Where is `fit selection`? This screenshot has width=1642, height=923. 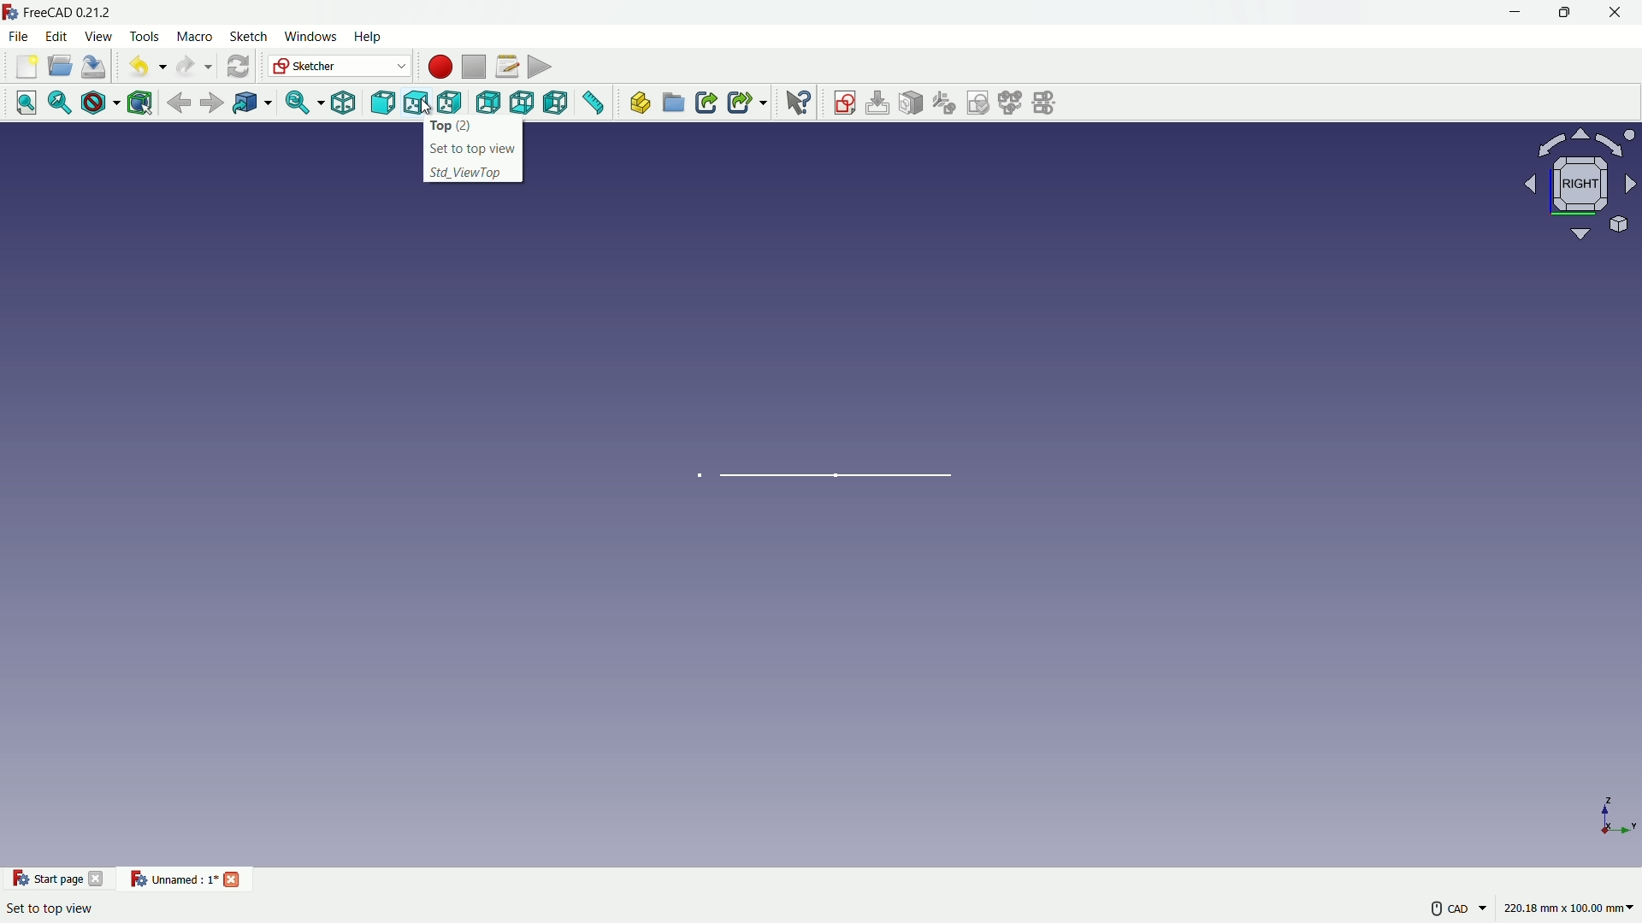
fit selection is located at coordinates (60, 103).